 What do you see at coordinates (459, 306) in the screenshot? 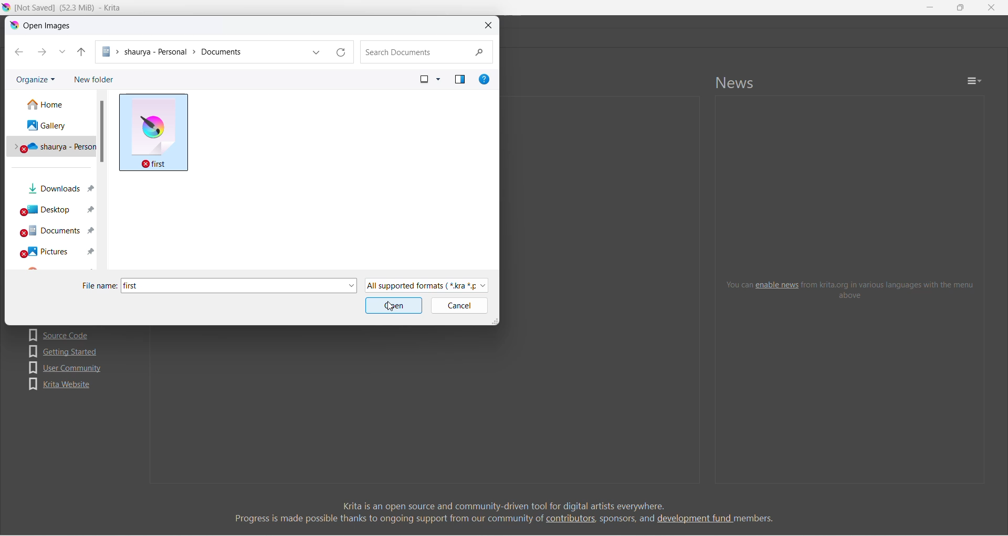
I see `cancel` at bounding box center [459, 306].